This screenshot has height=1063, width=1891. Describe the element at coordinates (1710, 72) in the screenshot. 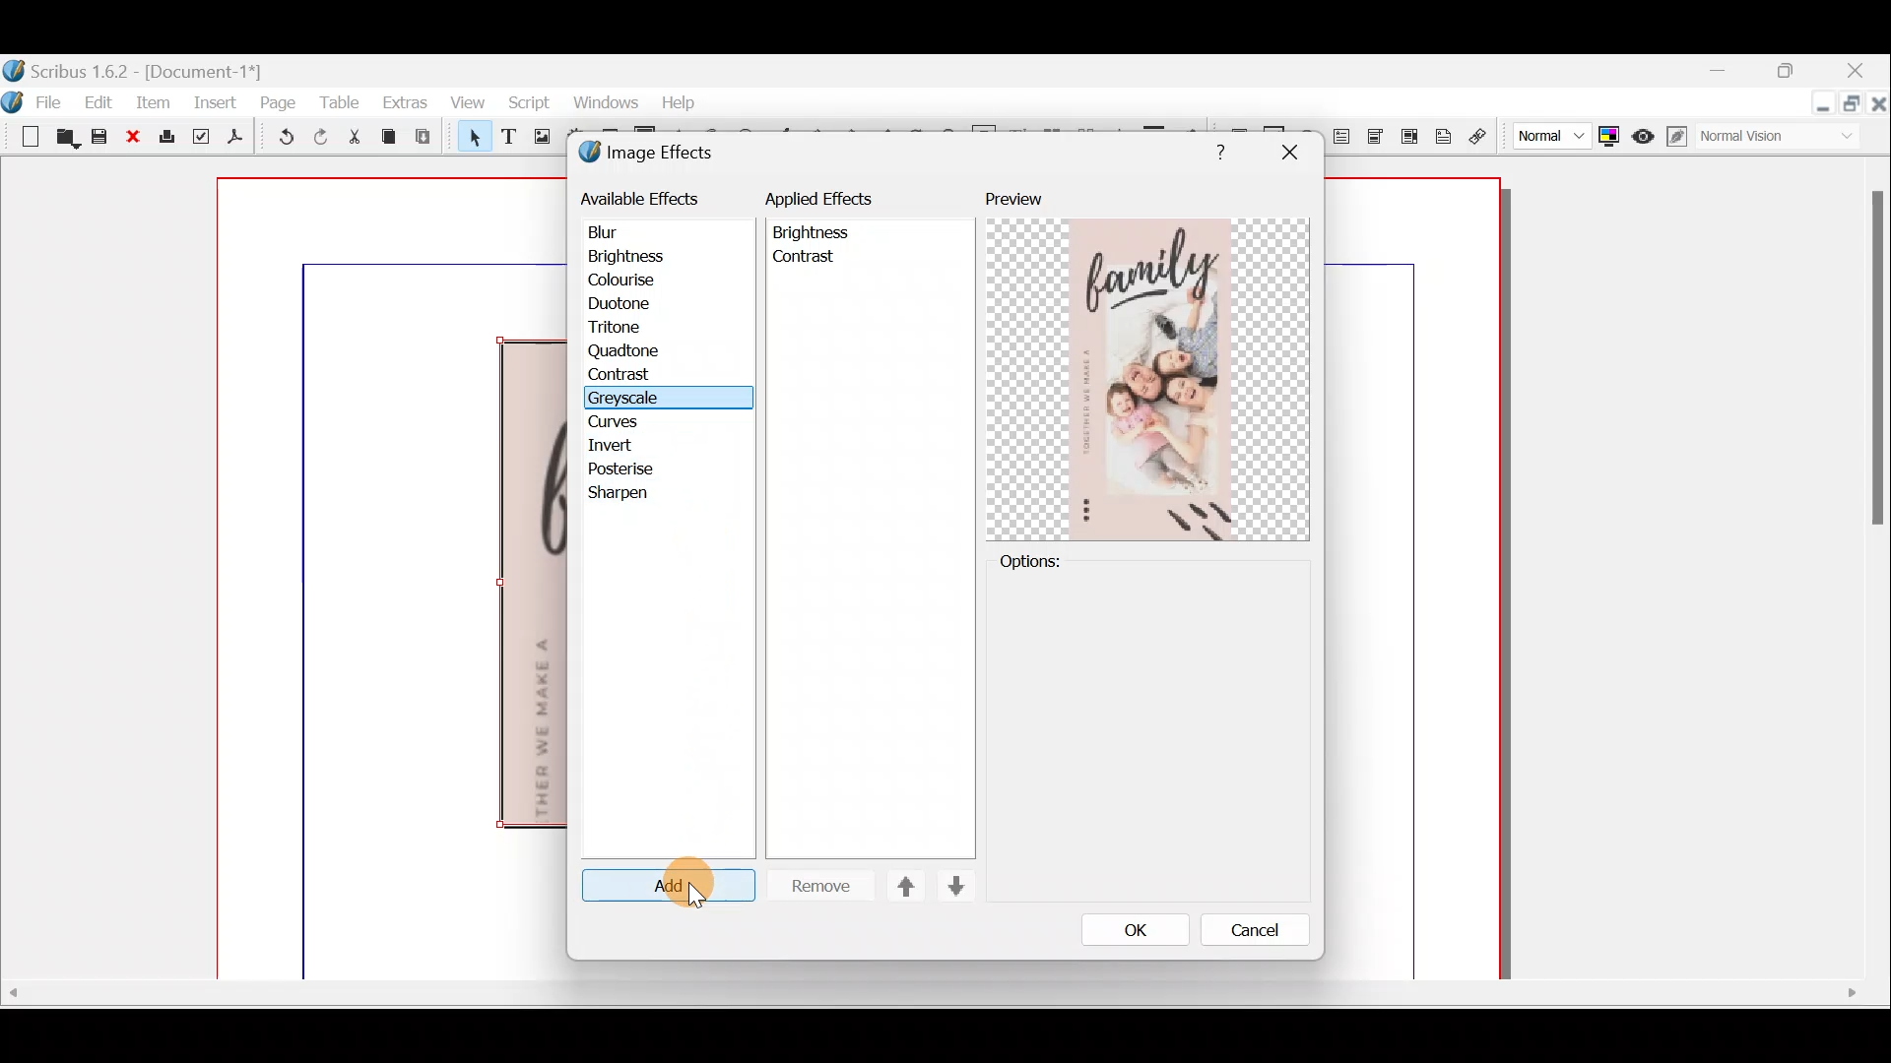

I see `Minimise` at that location.